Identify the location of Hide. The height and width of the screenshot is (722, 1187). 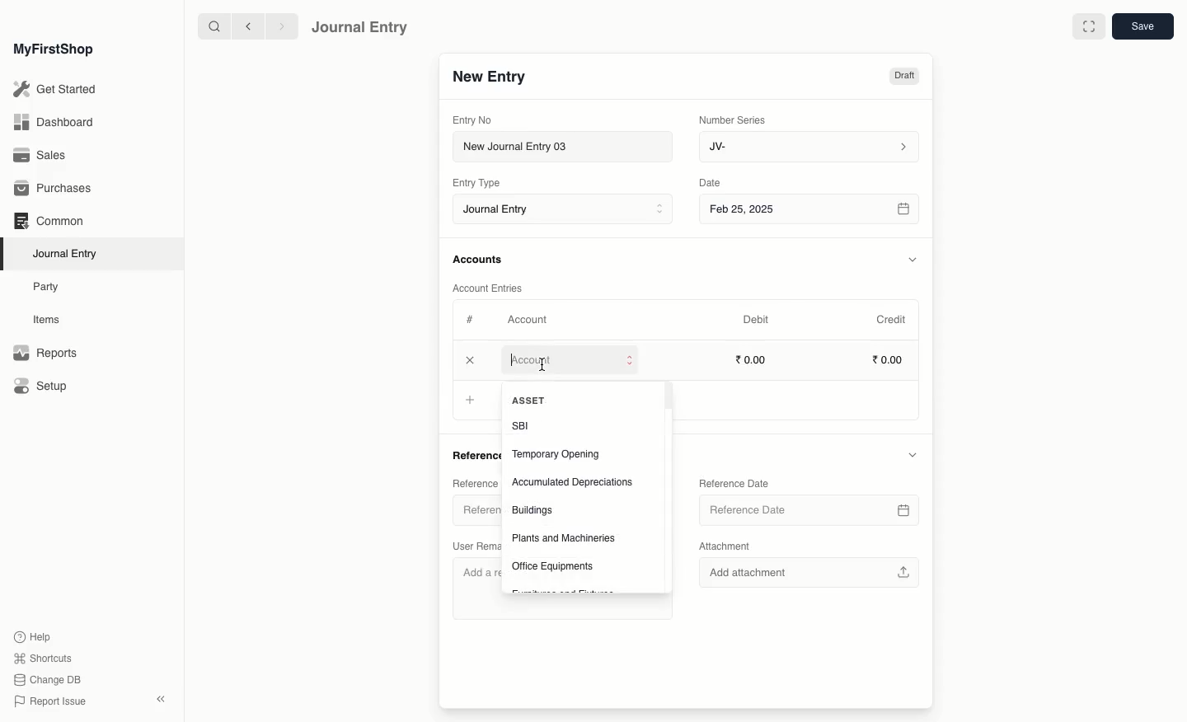
(916, 456).